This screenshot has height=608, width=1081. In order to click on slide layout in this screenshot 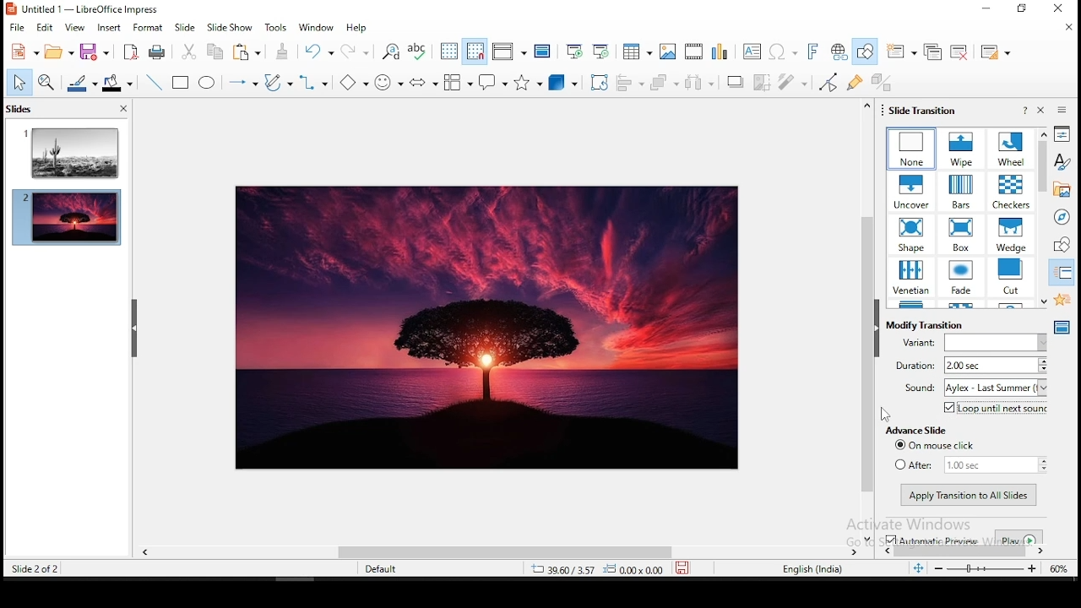, I will do `click(996, 51)`.